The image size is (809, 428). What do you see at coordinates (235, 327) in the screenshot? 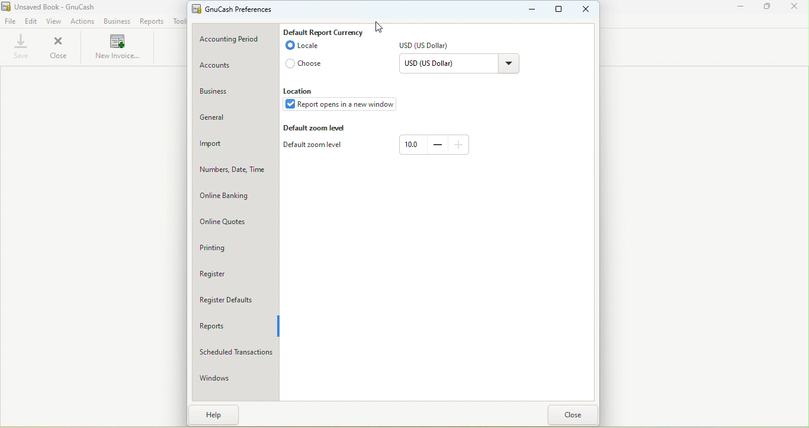
I see `Reports` at bounding box center [235, 327].